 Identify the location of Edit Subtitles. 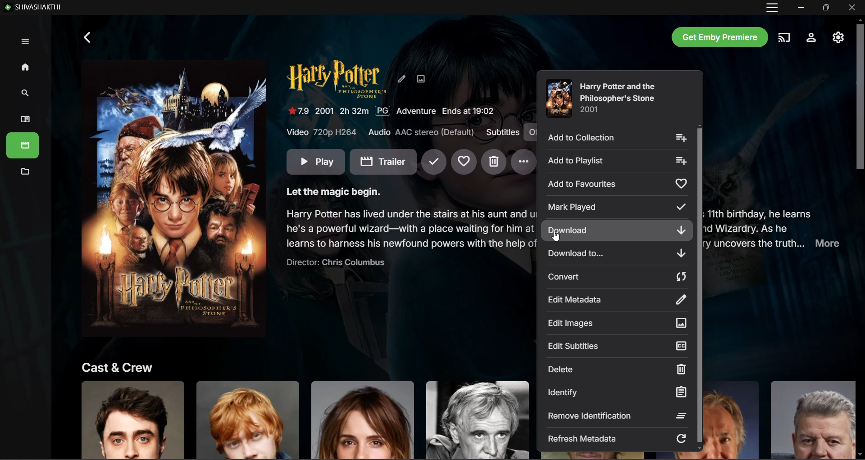
(619, 346).